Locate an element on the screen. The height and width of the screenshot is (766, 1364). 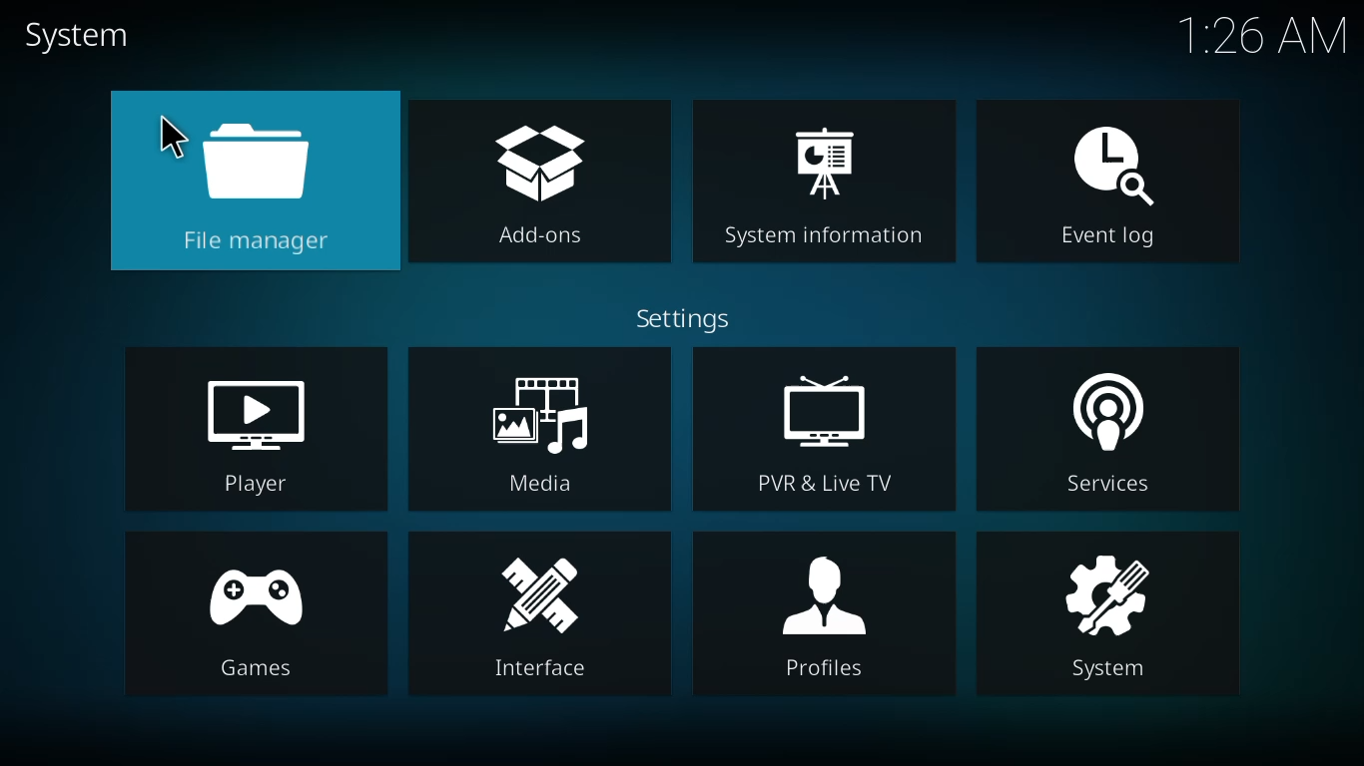
time is located at coordinates (1263, 39).